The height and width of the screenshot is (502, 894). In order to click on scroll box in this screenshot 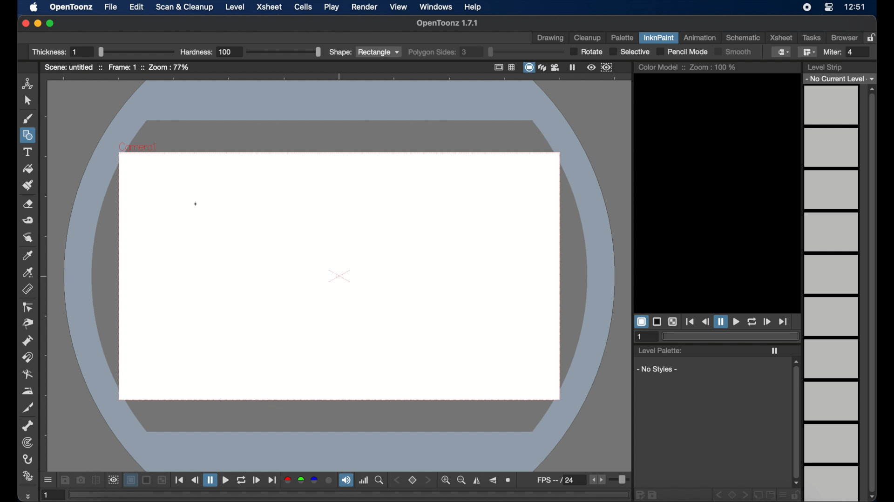, I will do `click(796, 423)`.